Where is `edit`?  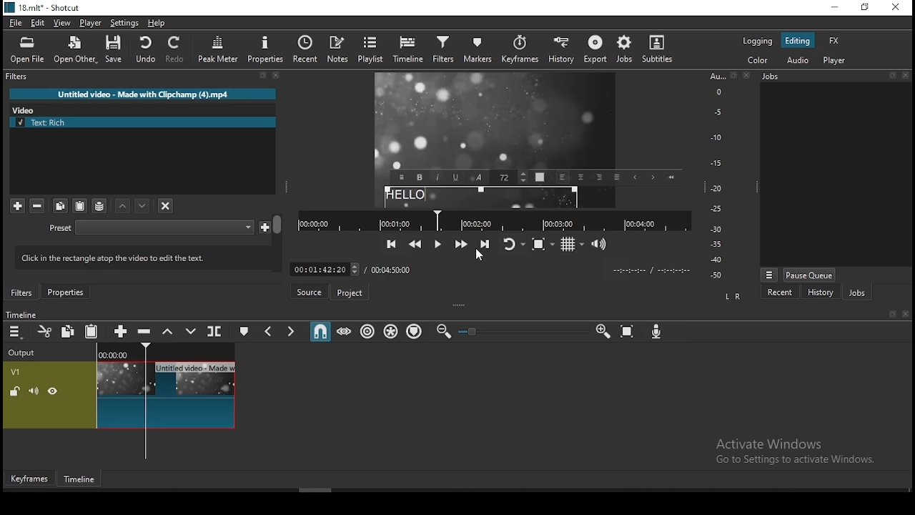 edit is located at coordinates (39, 24).